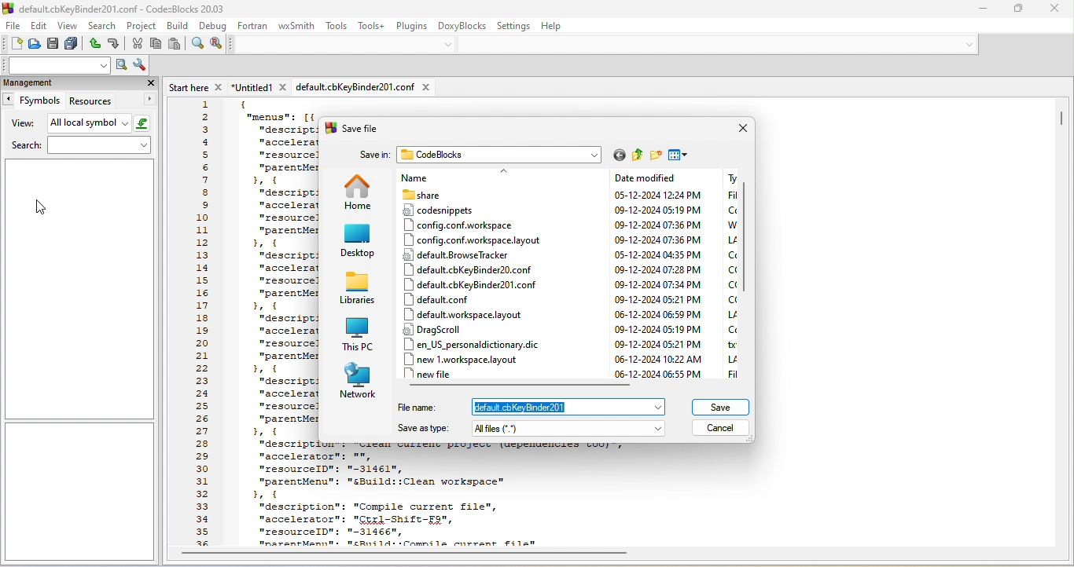 This screenshot has width=1074, height=567. What do you see at coordinates (462, 225) in the screenshot?
I see `config conf workspace` at bounding box center [462, 225].